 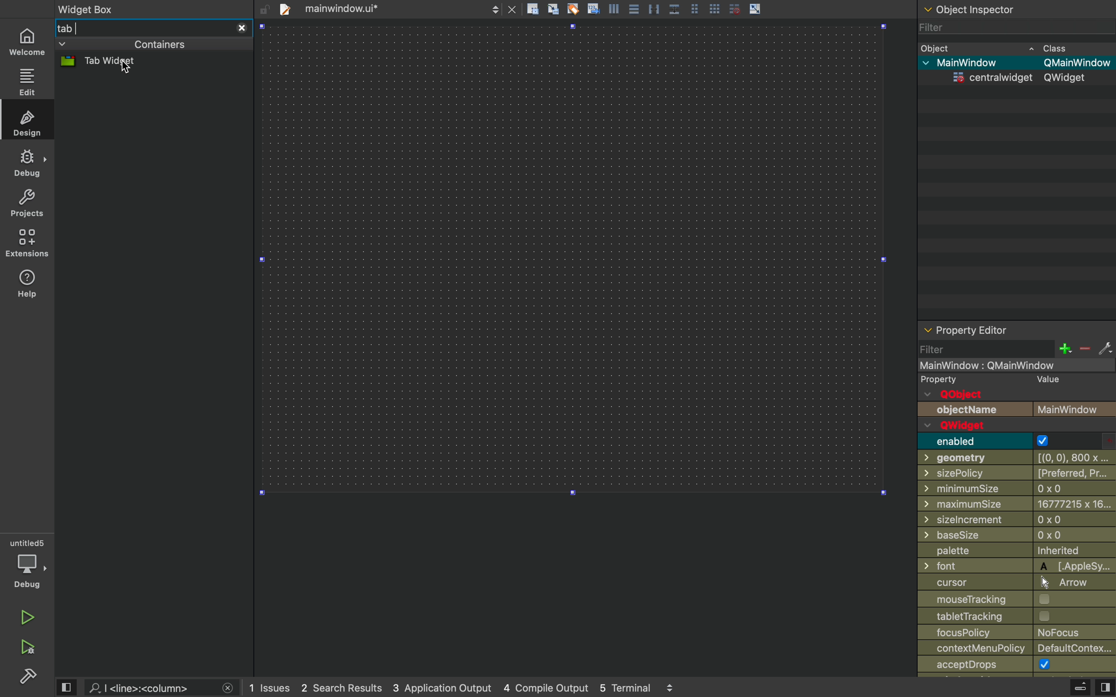 What do you see at coordinates (1014, 8) in the screenshot?
I see `object inspector` at bounding box center [1014, 8].